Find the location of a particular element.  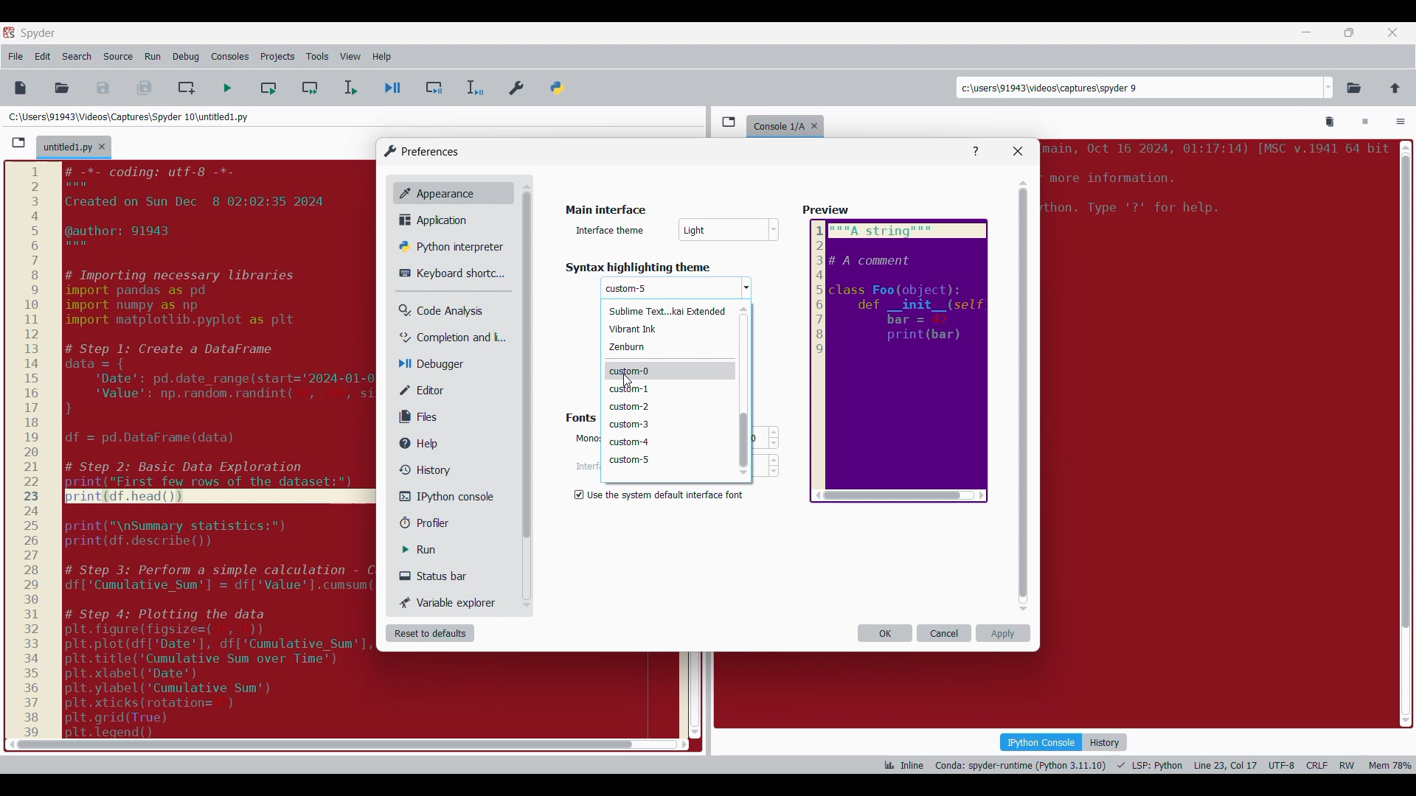

Save file is located at coordinates (104, 88).